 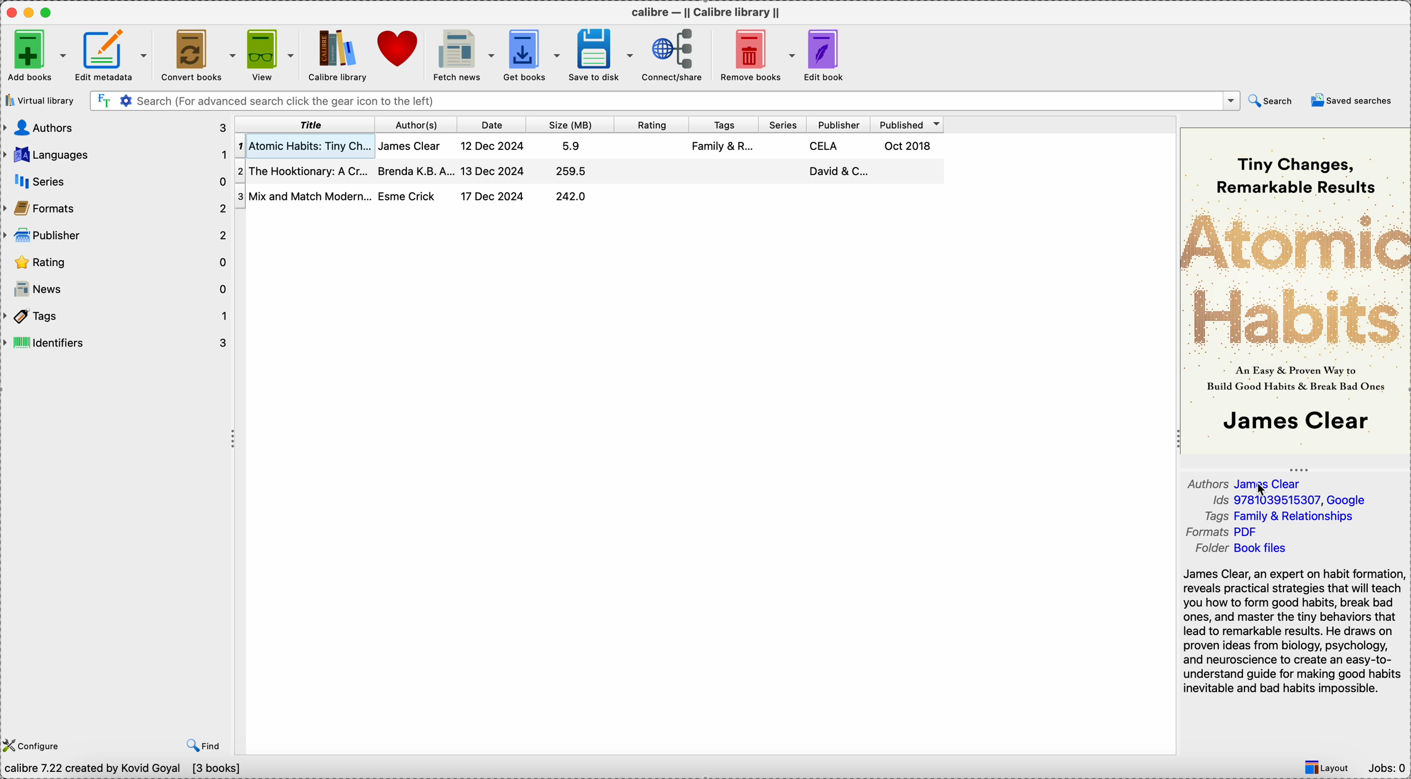 What do you see at coordinates (41, 100) in the screenshot?
I see `virtual library` at bounding box center [41, 100].